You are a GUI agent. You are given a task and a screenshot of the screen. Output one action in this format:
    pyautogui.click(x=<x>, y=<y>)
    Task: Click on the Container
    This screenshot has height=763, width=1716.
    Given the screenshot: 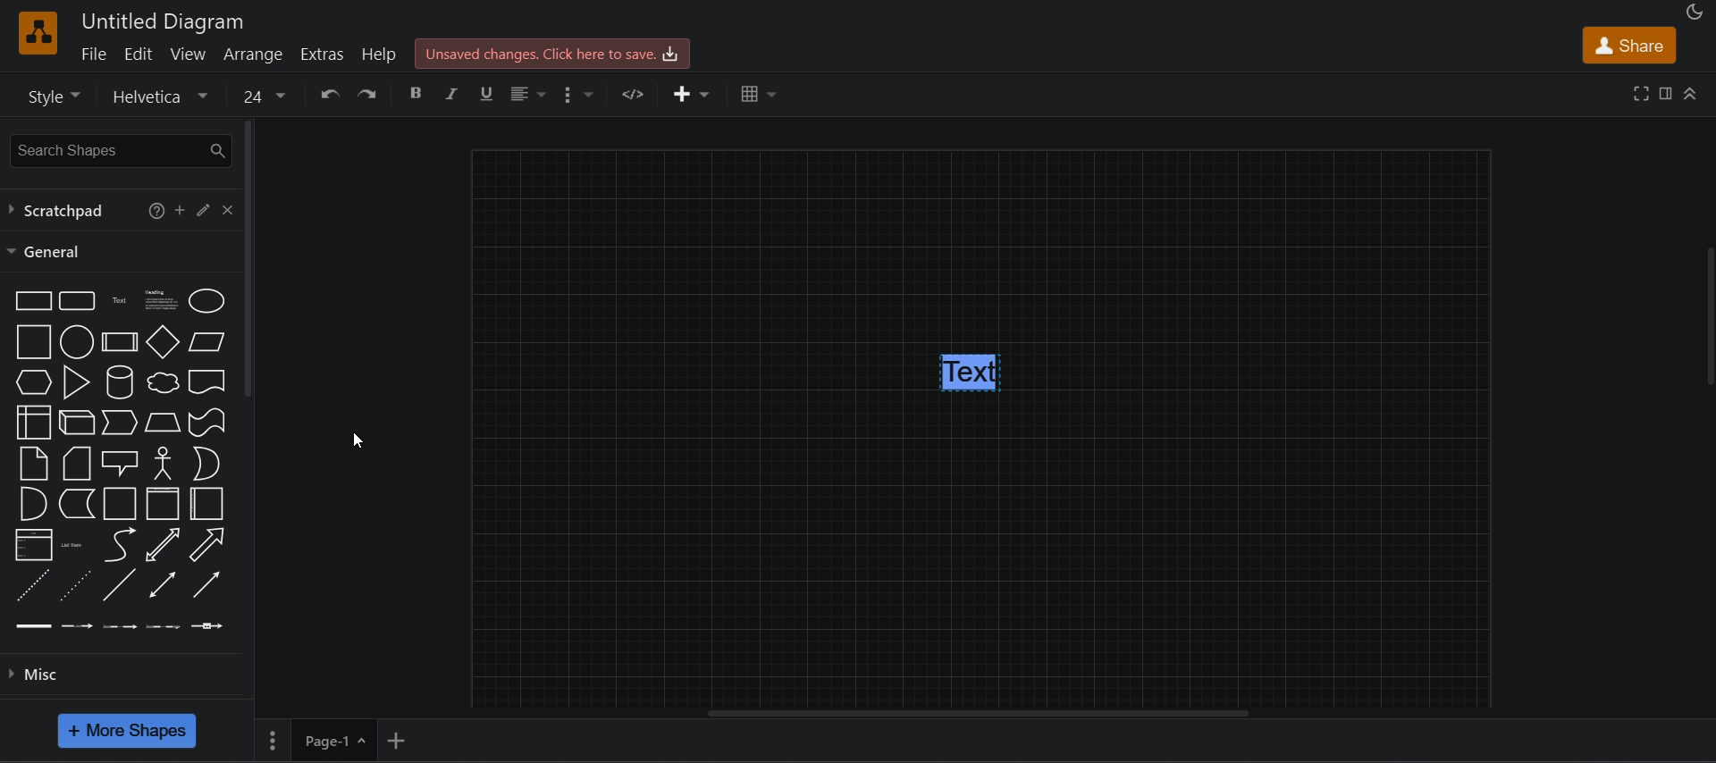 What is the action you would take?
    pyautogui.click(x=164, y=504)
    